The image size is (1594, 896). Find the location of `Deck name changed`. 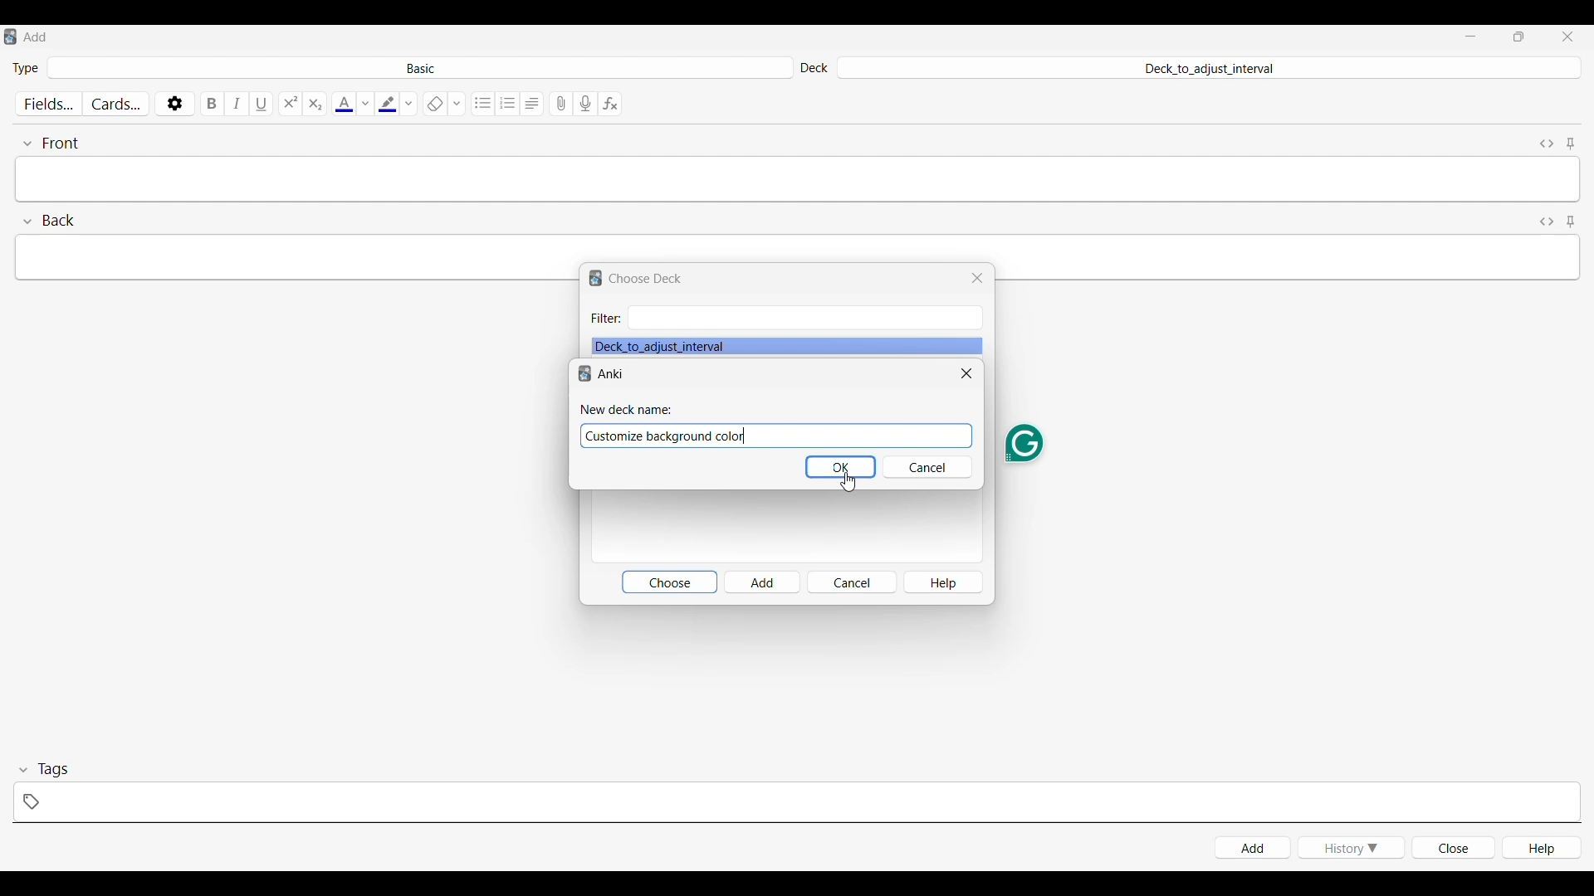

Deck name changed is located at coordinates (670, 436).